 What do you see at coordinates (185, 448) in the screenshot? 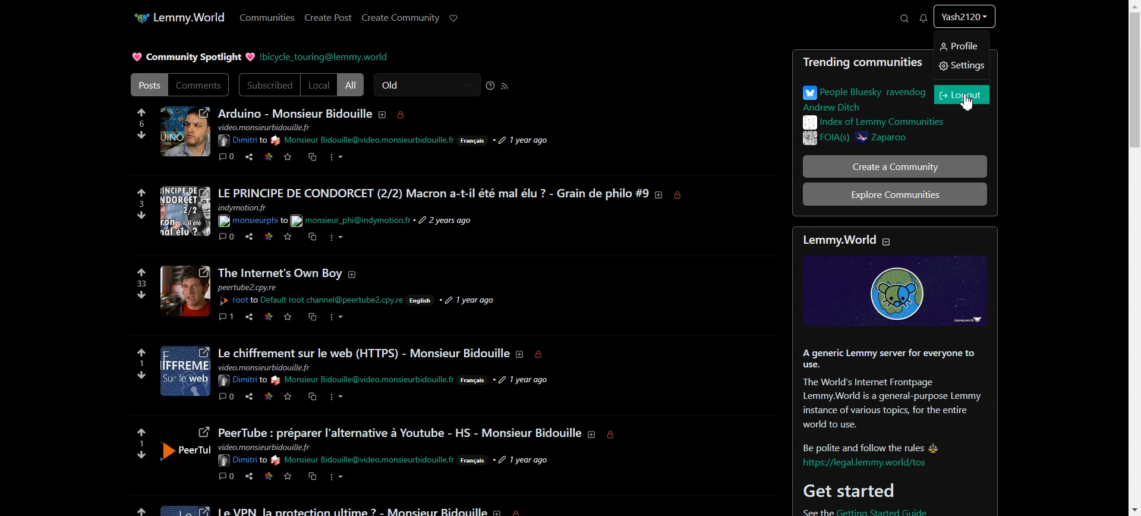
I see `profile image` at bounding box center [185, 448].